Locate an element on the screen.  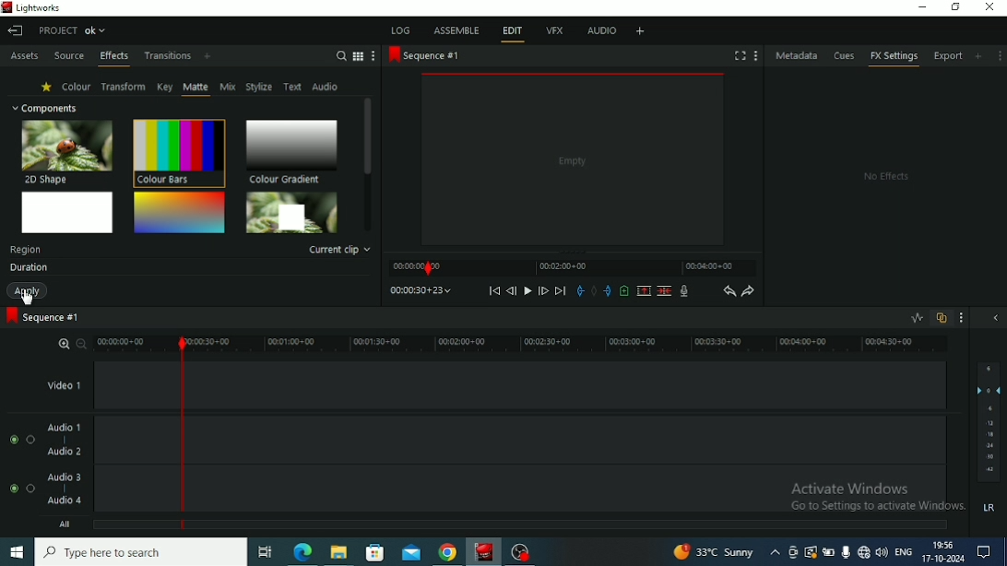
Toggle audio level editing is located at coordinates (917, 317).